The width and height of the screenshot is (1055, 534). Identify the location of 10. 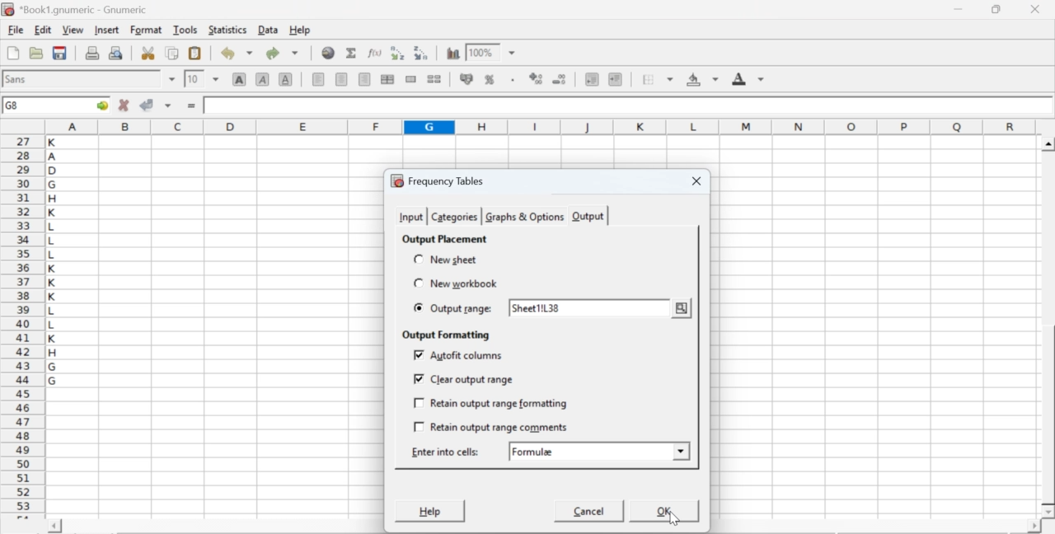
(194, 79).